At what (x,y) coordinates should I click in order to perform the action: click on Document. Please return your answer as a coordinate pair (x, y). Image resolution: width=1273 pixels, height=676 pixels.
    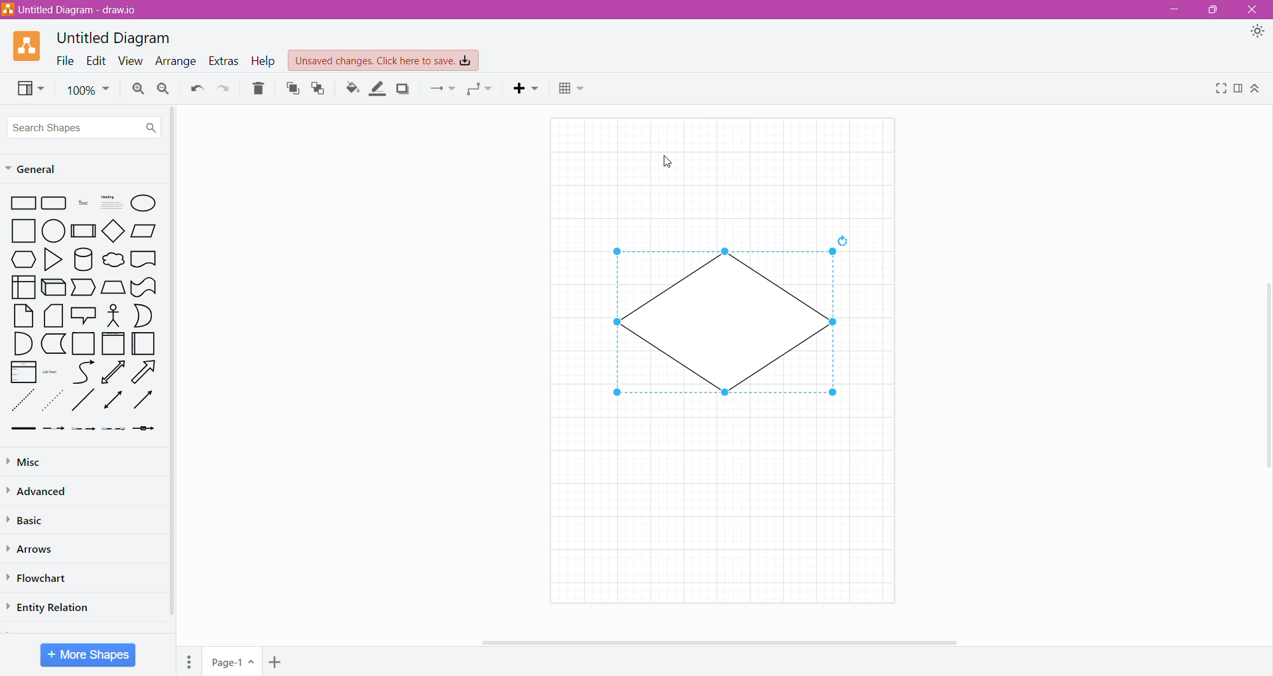
    Looking at the image, I should click on (144, 260).